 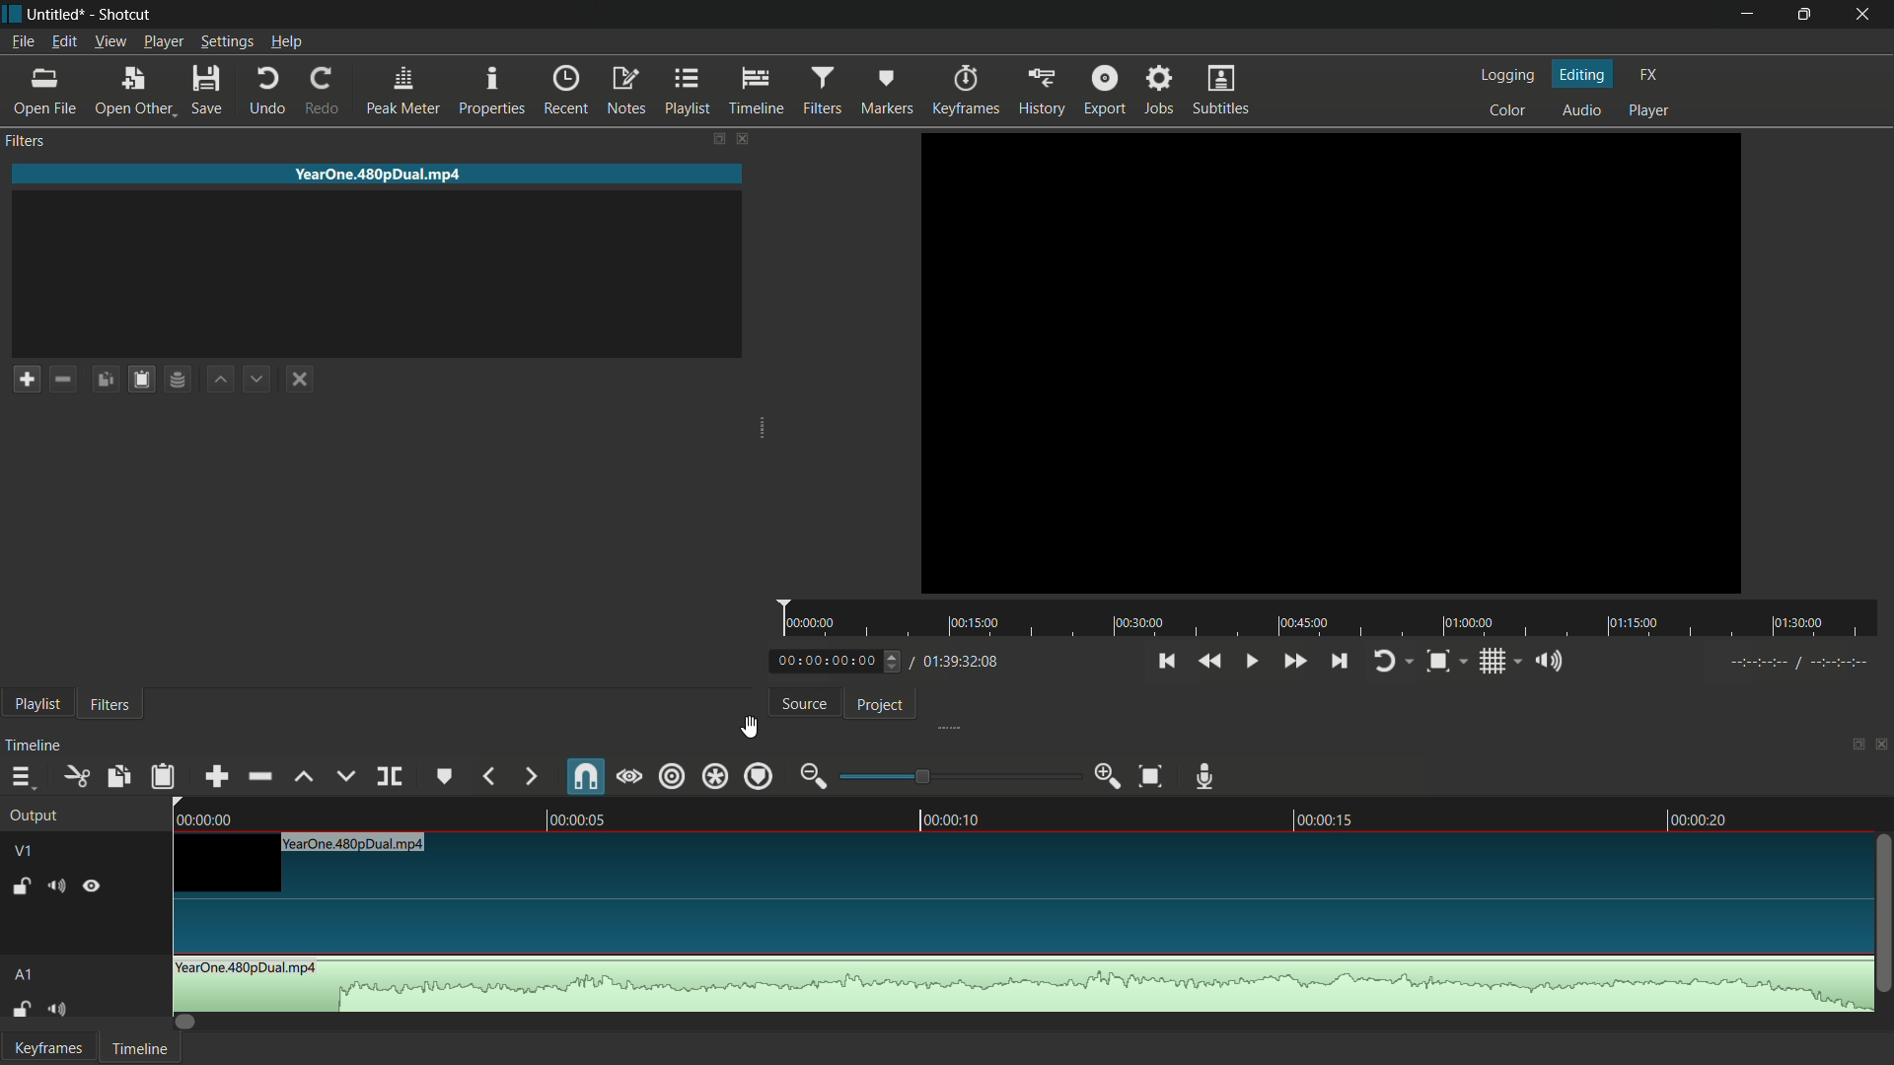 What do you see at coordinates (20, 778) in the screenshot?
I see `timeline menu` at bounding box center [20, 778].